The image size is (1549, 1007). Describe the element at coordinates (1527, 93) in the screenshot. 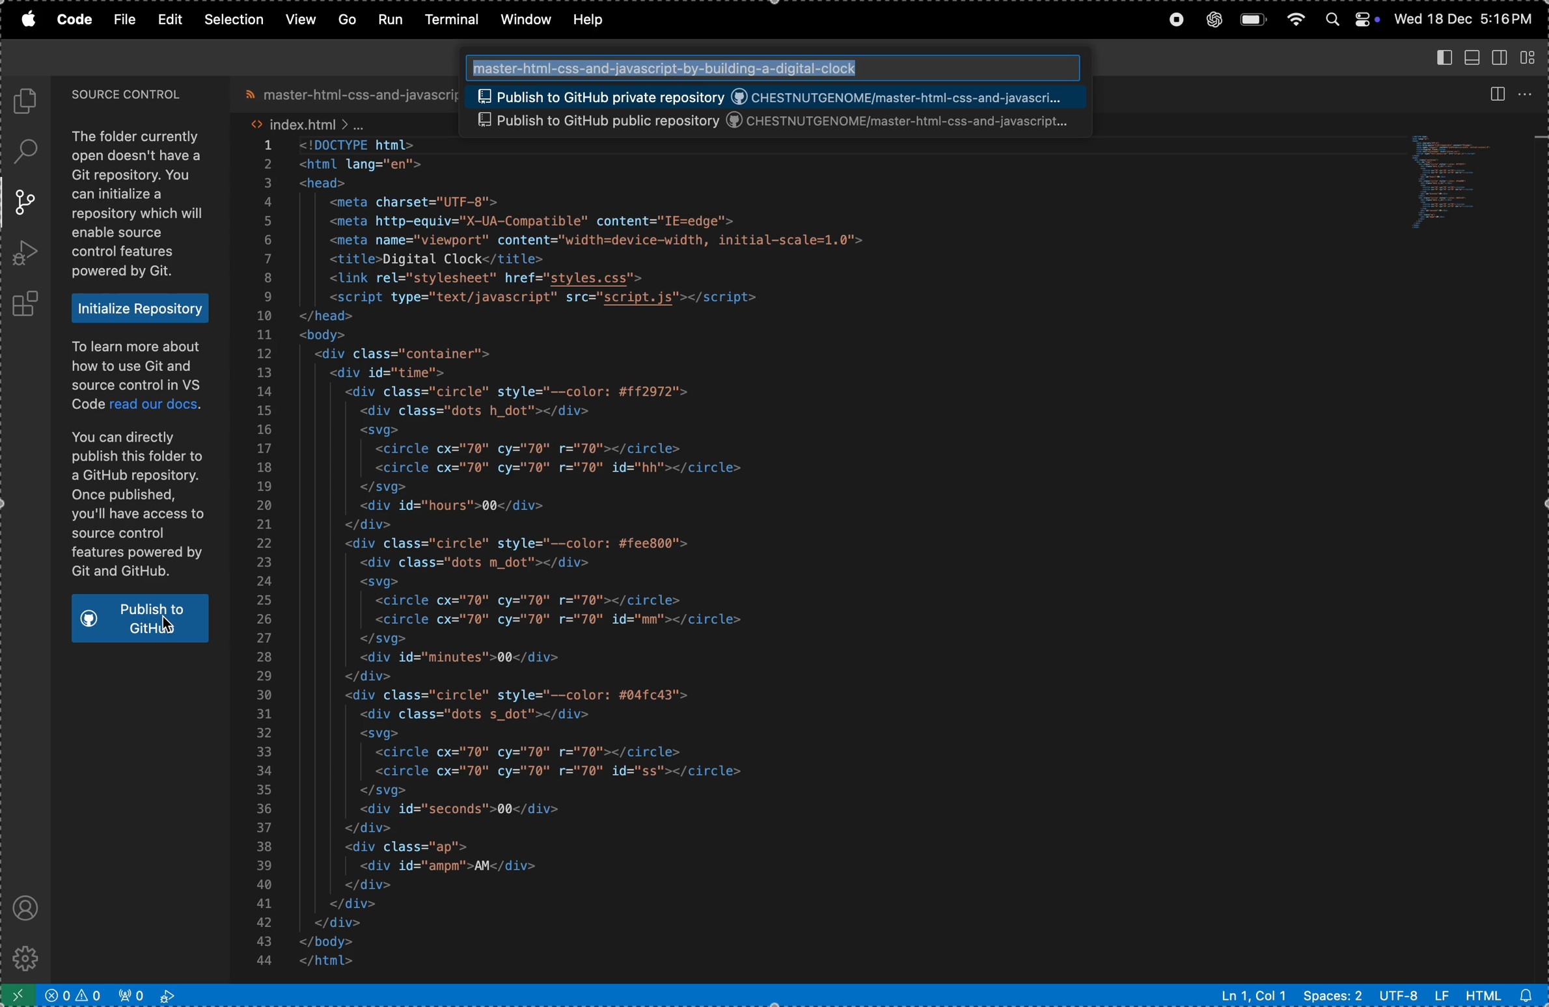

I see `options` at that location.